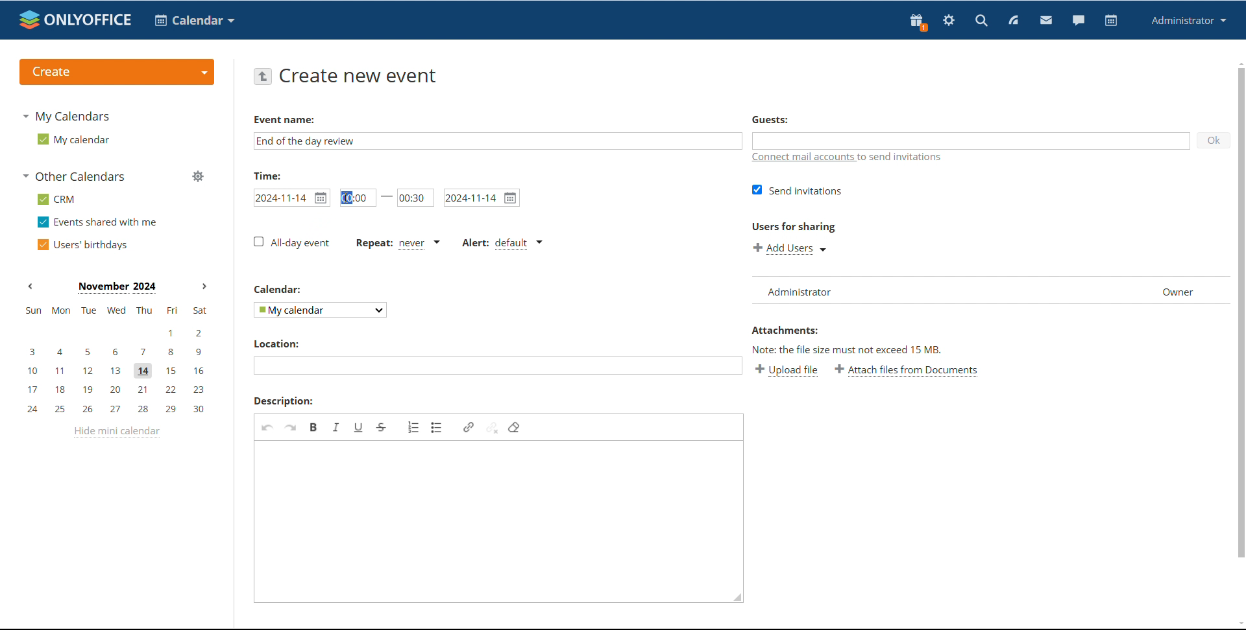 This screenshot has height=630, width=1246. What do you see at coordinates (284, 120) in the screenshot?
I see `Event name` at bounding box center [284, 120].